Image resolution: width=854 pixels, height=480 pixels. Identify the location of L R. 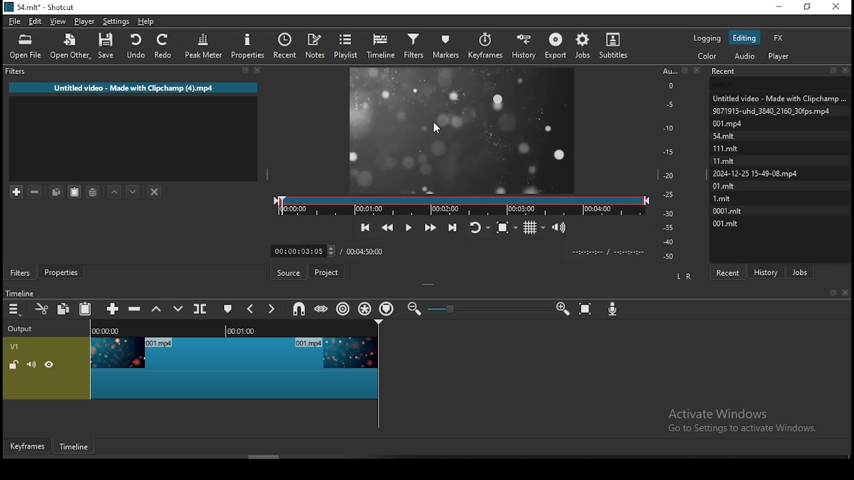
(685, 275).